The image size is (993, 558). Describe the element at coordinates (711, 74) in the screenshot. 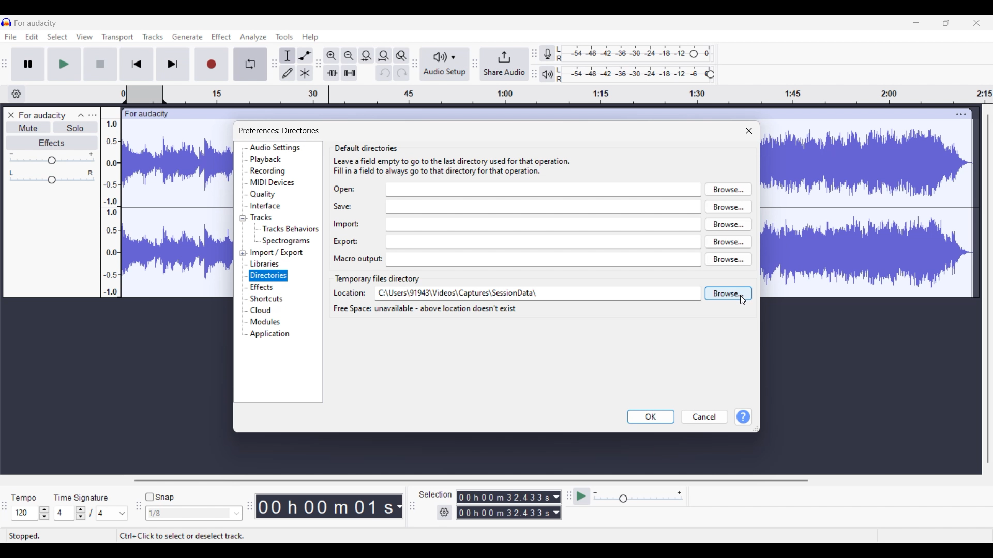

I see `Header to change playback level` at that location.